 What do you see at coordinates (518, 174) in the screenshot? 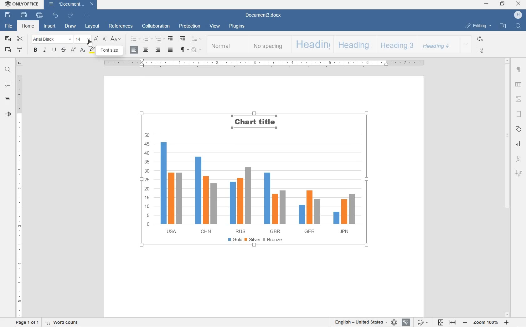
I see `SIGNATURE` at bounding box center [518, 174].